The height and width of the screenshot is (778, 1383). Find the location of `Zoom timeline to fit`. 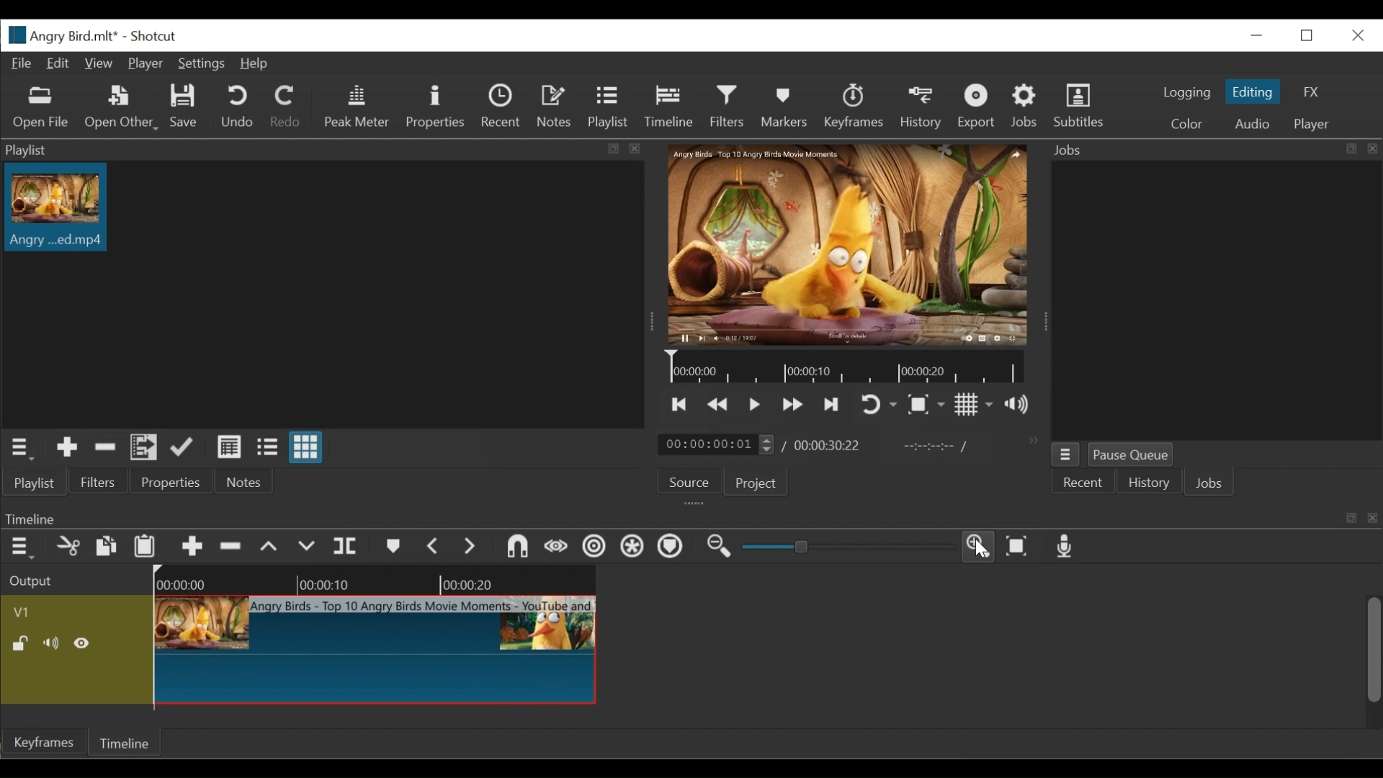

Zoom timeline to fit is located at coordinates (1018, 547).